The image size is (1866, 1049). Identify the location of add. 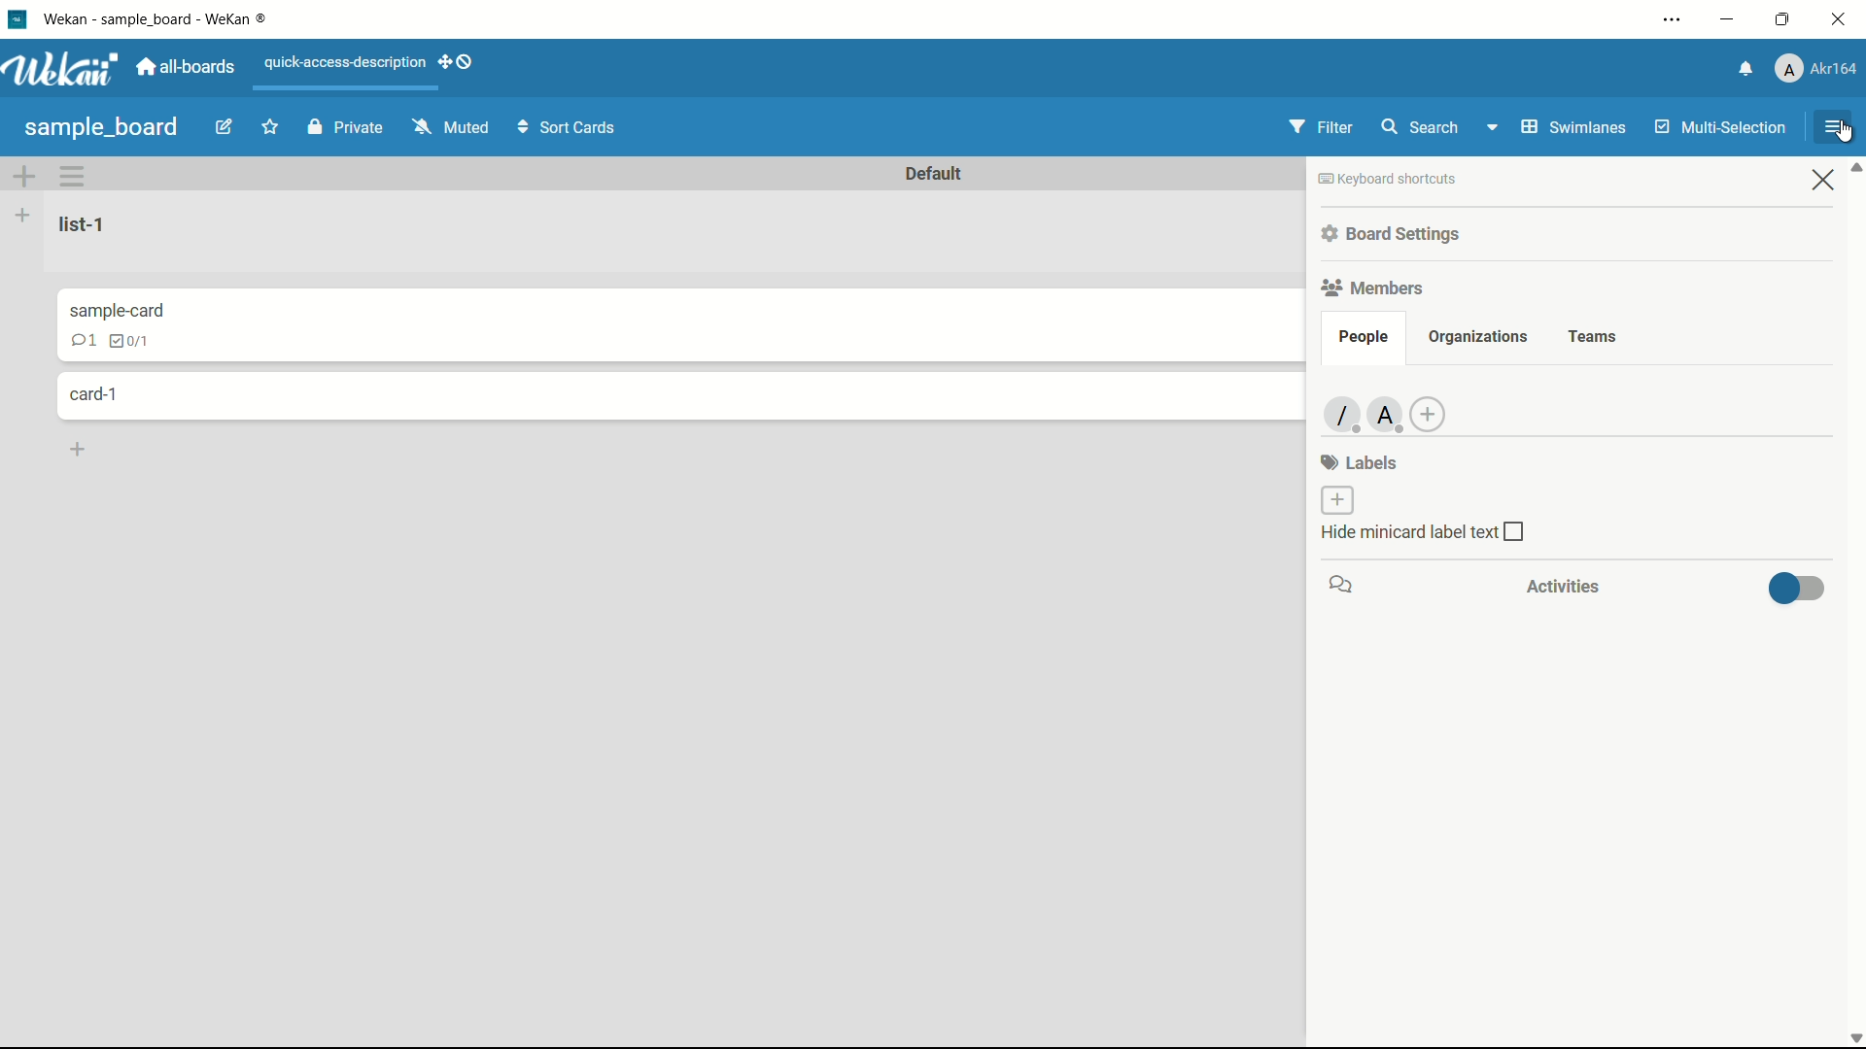
(28, 179).